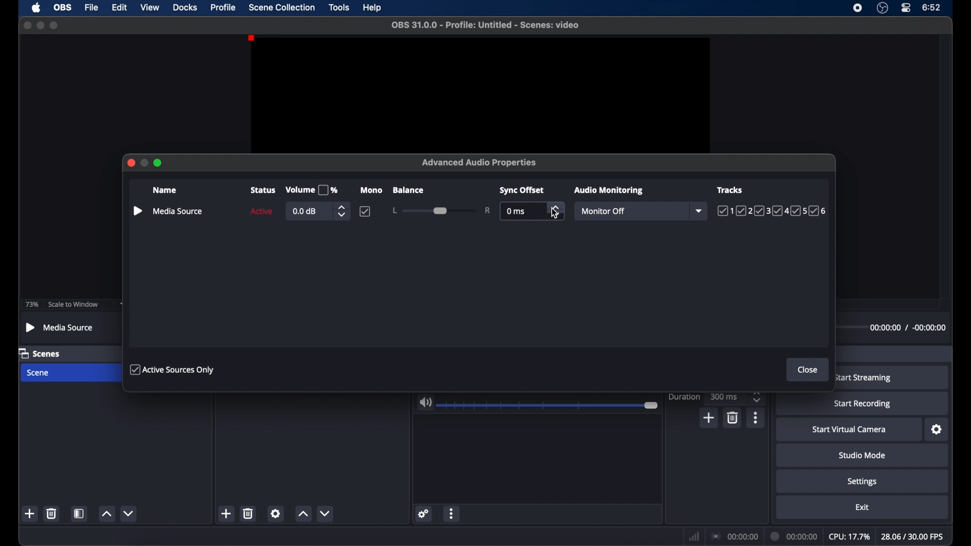 Image resolution: width=971 pixels, height=546 pixels. Describe the element at coordinates (441, 210) in the screenshot. I see `slider` at that location.